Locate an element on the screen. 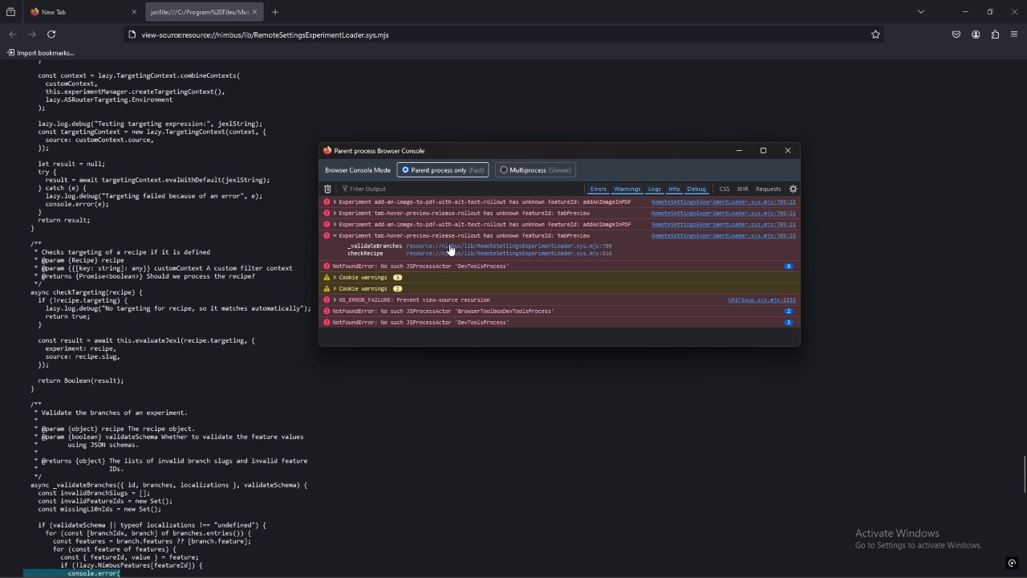 This screenshot has width=1027, height=578. source is located at coordinates (722, 202).